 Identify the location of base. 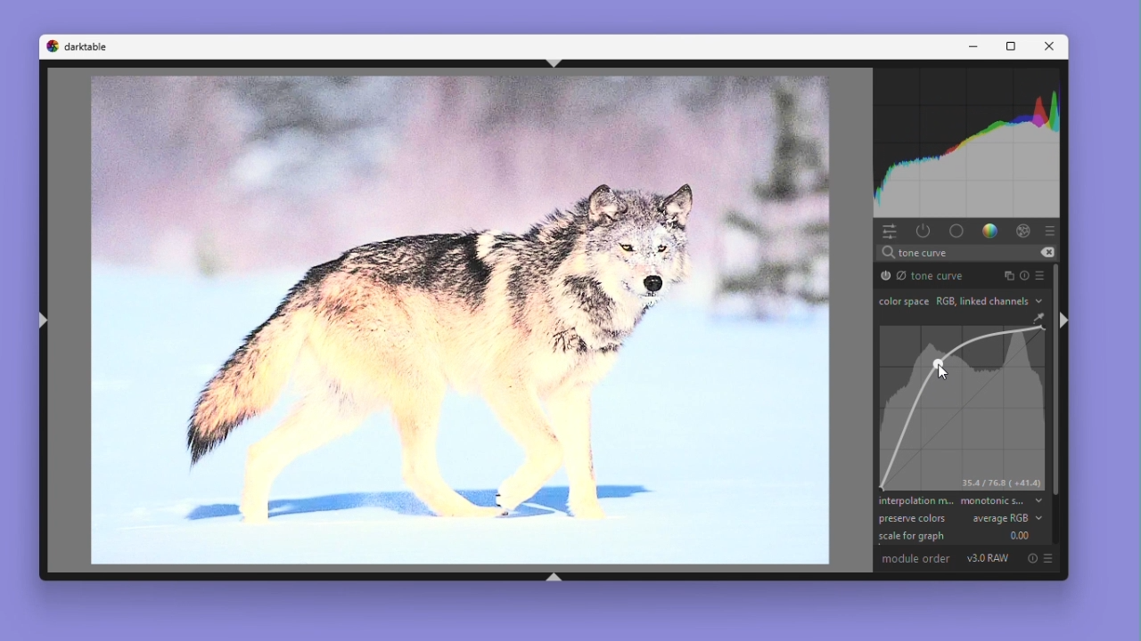
(956, 231).